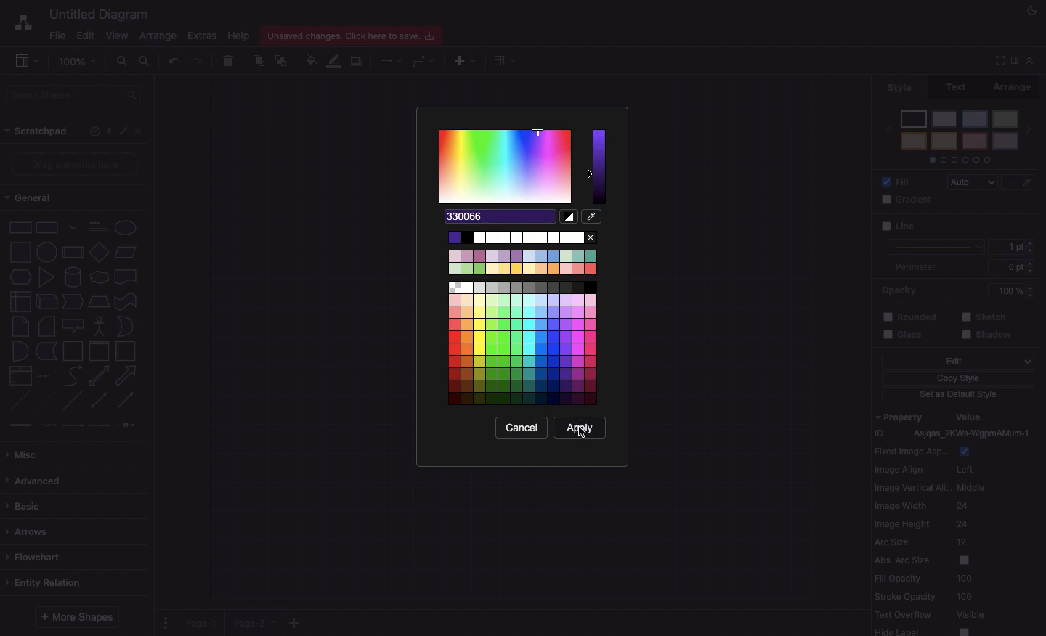 The height and width of the screenshot is (636, 1046). What do you see at coordinates (100, 12) in the screenshot?
I see `Untitled diagram ` at bounding box center [100, 12].